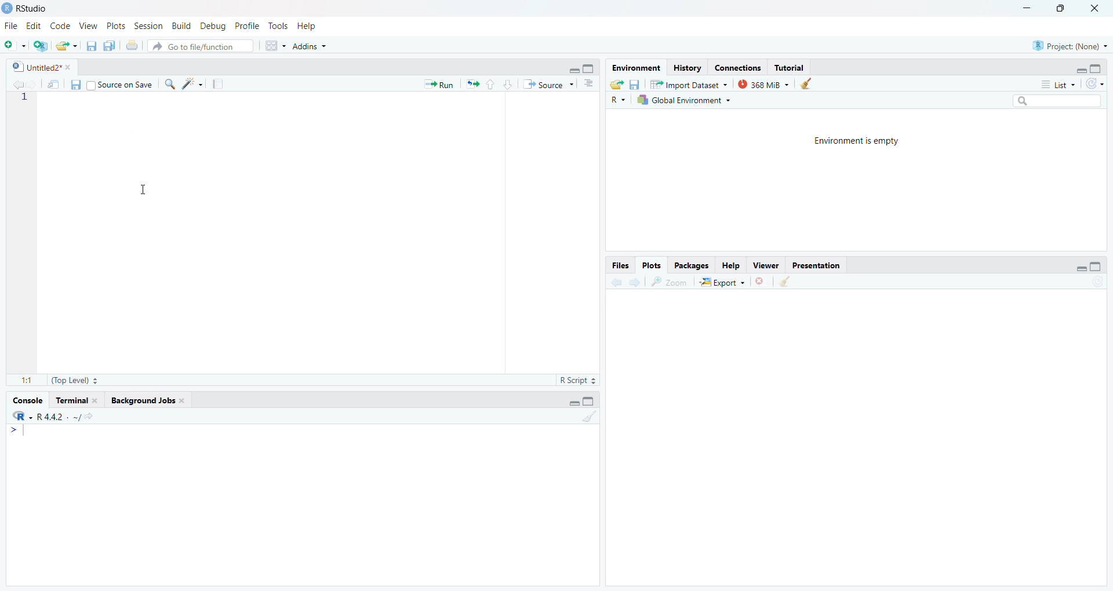 The image size is (1113, 591). I want to click on Session, so click(148, 26).